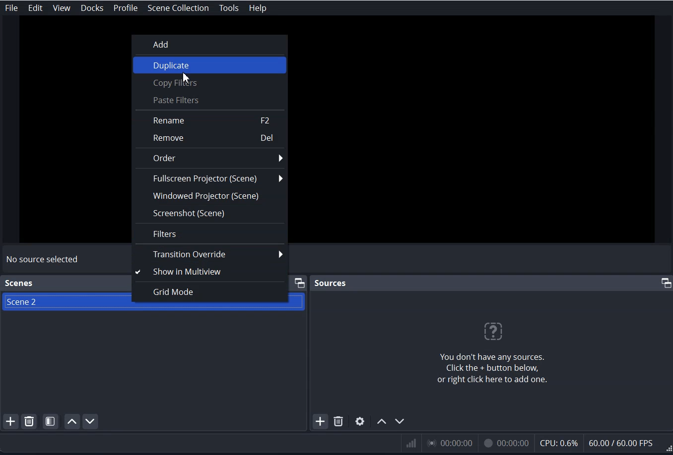 The width and height of the screenshot is (673, 455). Describe the element at coordinates (210, 158) in the screenshot. I see `Order` at that location.